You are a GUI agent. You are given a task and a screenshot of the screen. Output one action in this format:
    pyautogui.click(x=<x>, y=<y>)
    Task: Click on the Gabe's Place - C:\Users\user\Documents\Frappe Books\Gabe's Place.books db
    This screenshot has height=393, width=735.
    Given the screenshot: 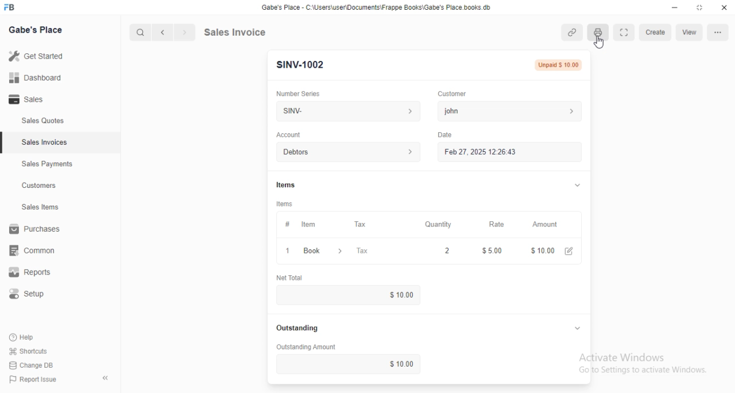 What is the action you would take?
    pyautogui.click(x=376, y=7)
    